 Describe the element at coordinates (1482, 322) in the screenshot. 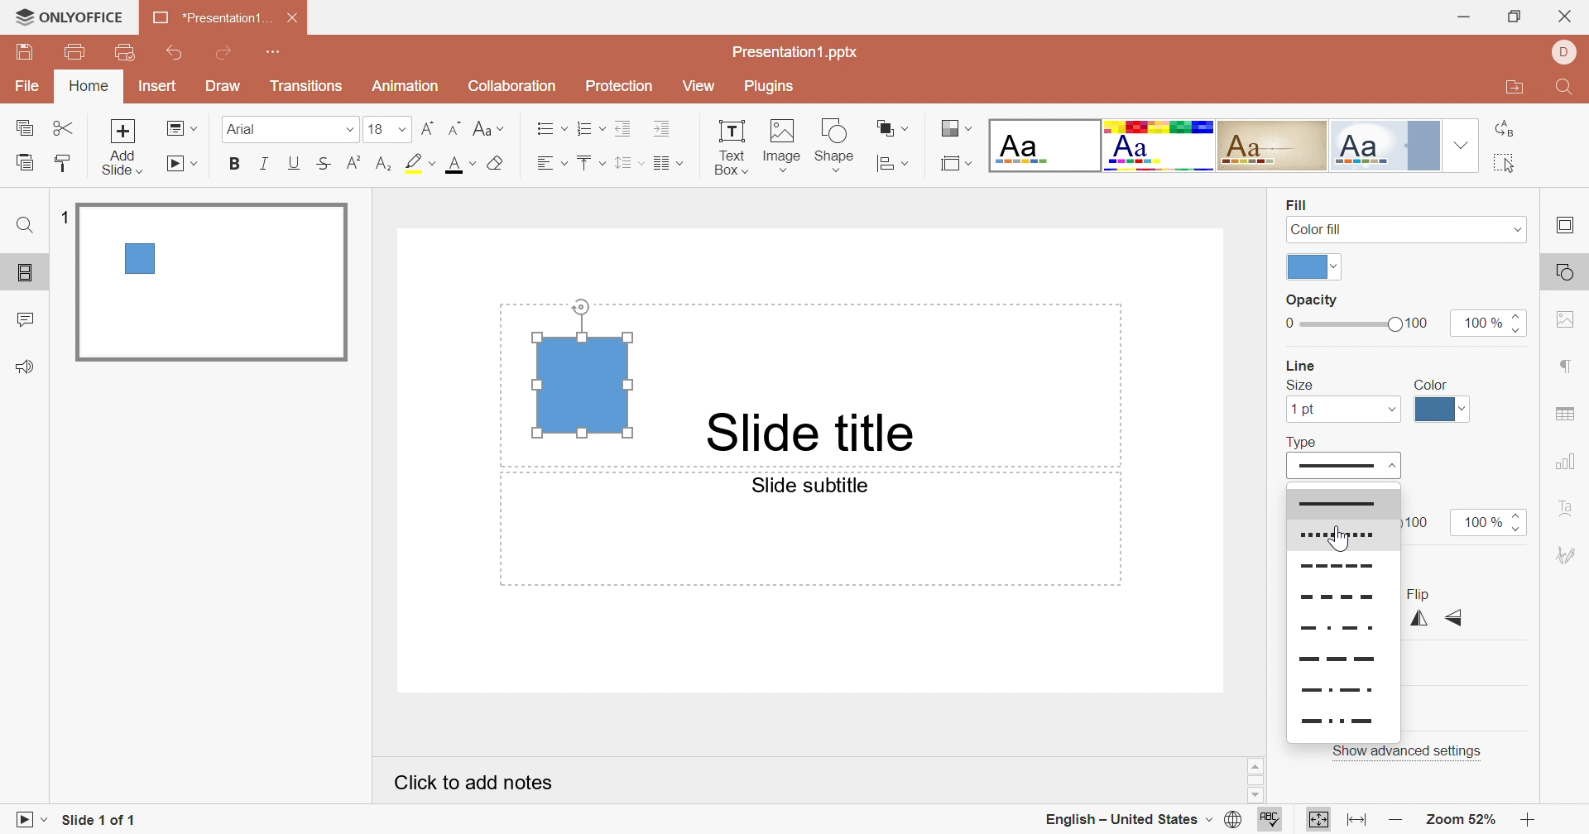

I see `100%` at that location.